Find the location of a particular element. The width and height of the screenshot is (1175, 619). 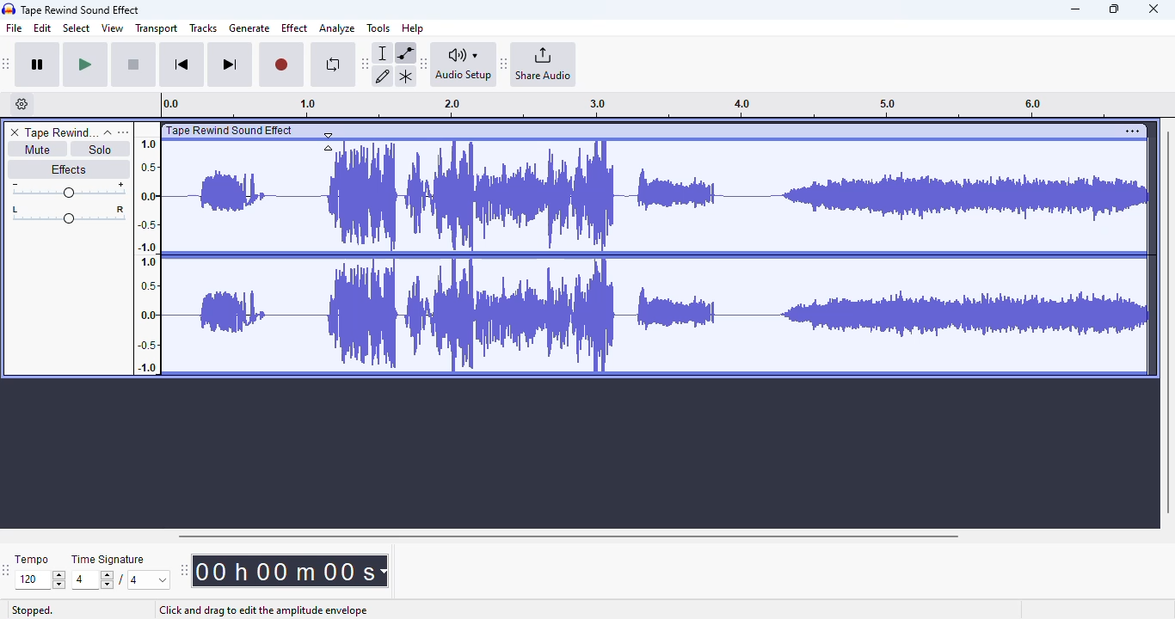

multi-tool is located at coordinates (405, 77).